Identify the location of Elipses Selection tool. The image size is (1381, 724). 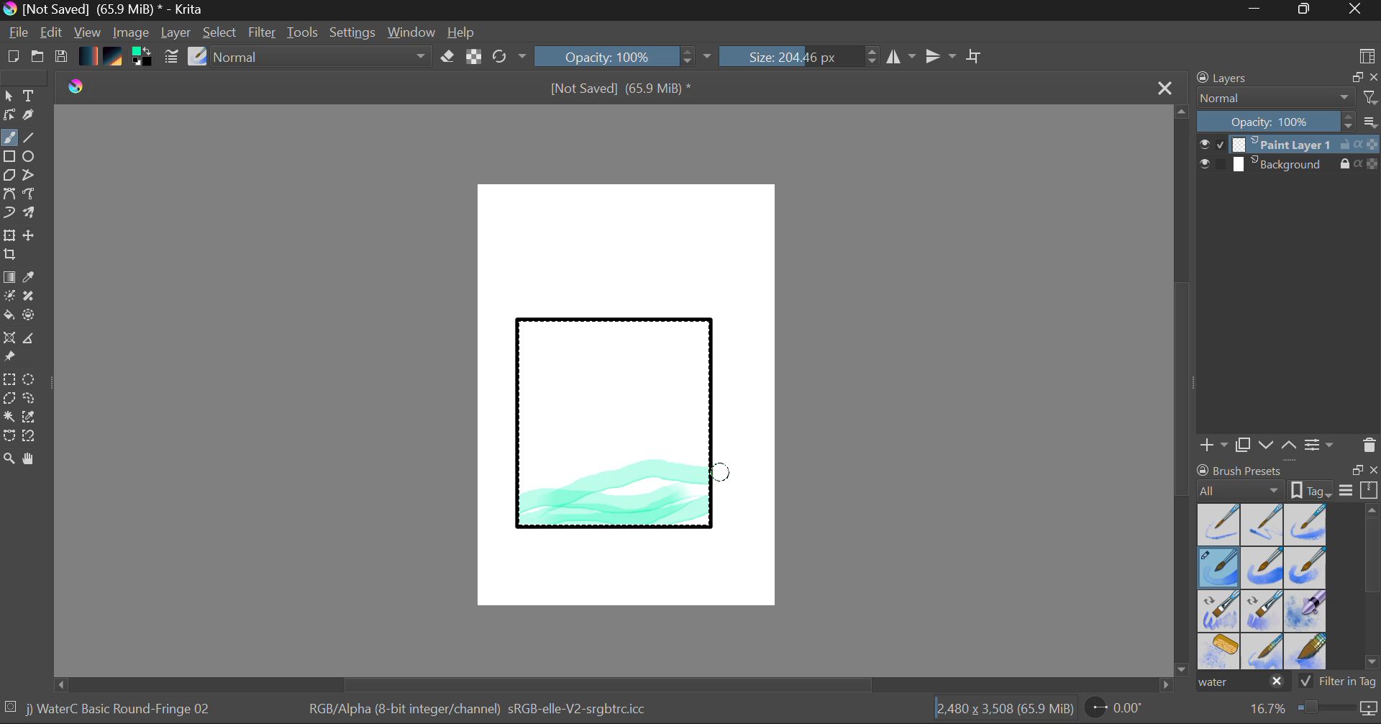
(32, 381).